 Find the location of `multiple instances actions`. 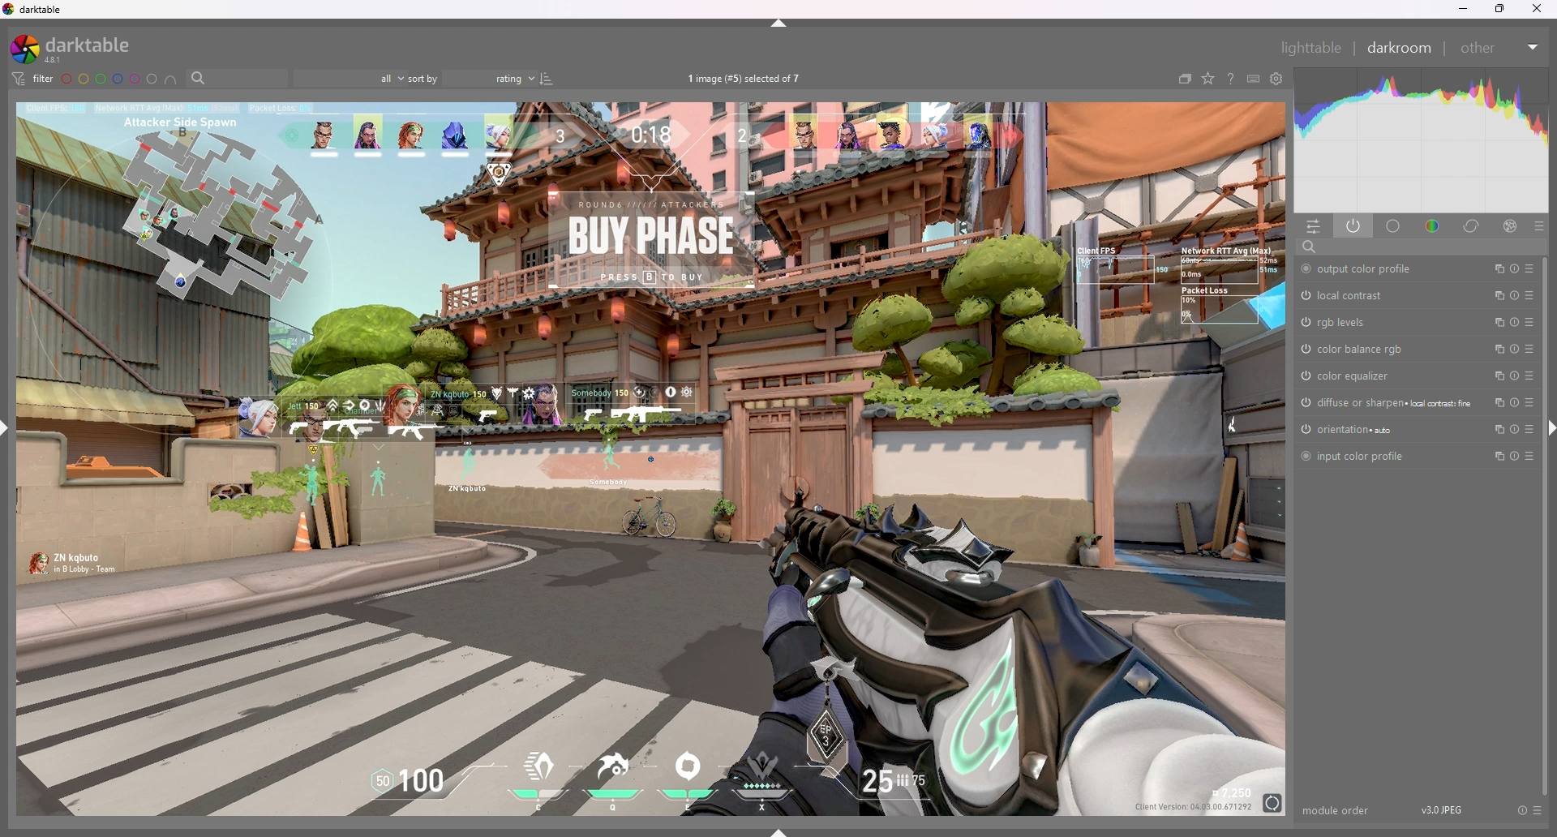

multiple instances actions is located at coordinates (1495, 294).